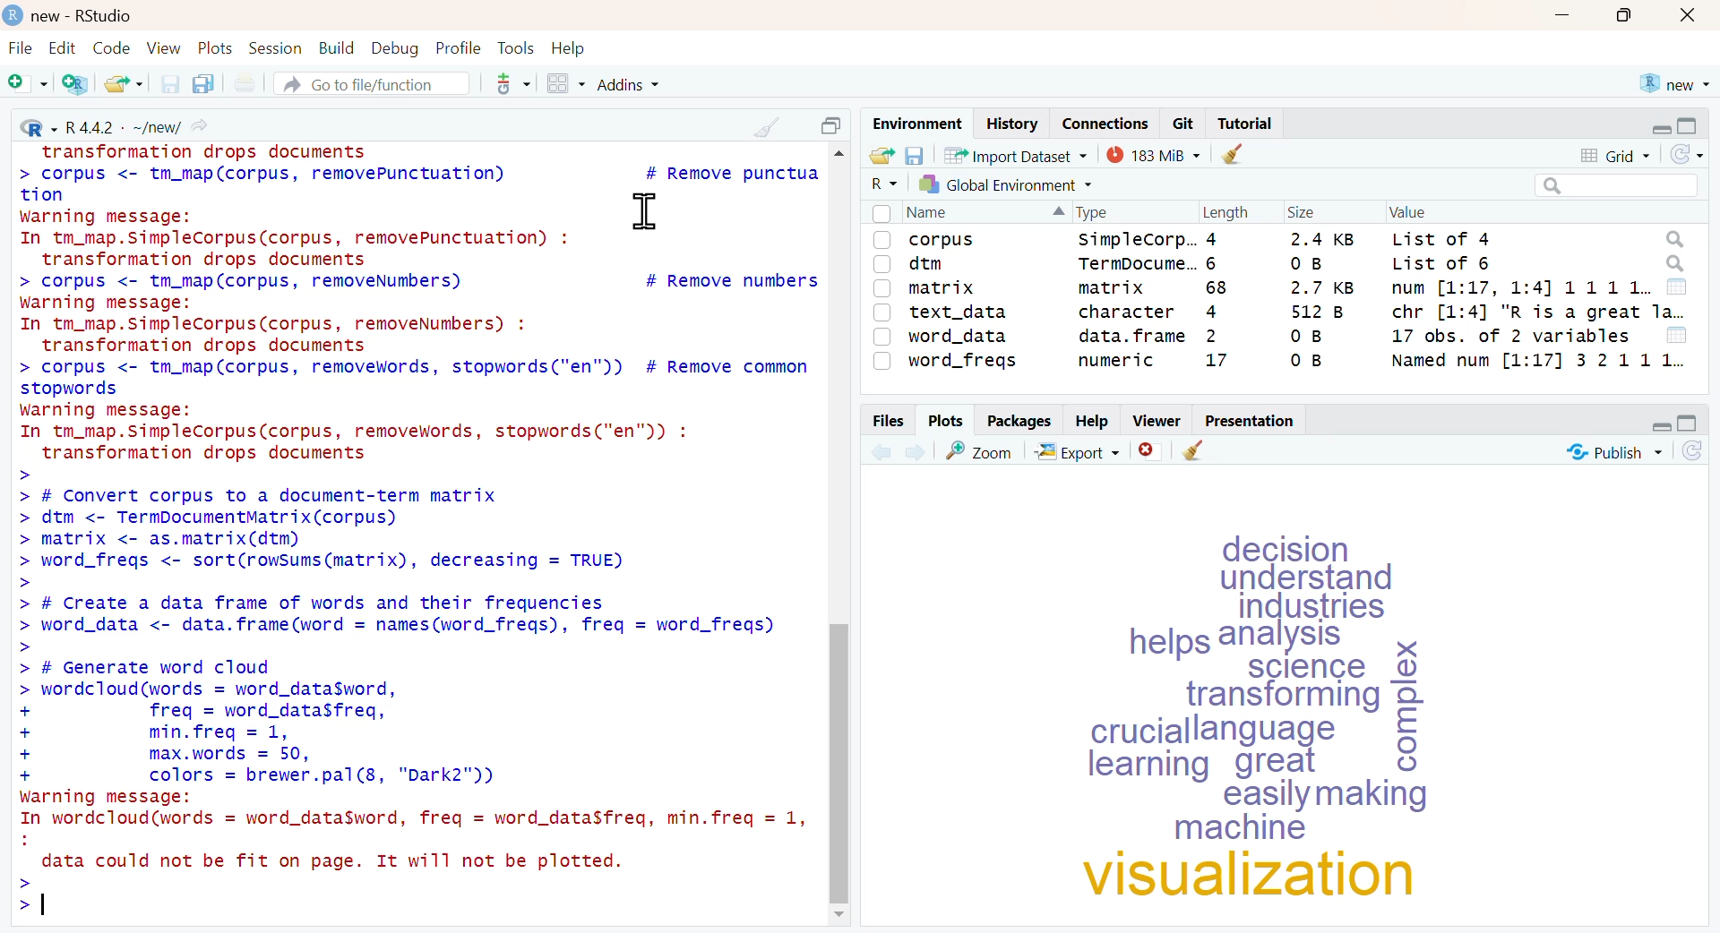  I want to click on Export, so click(1080, 451).